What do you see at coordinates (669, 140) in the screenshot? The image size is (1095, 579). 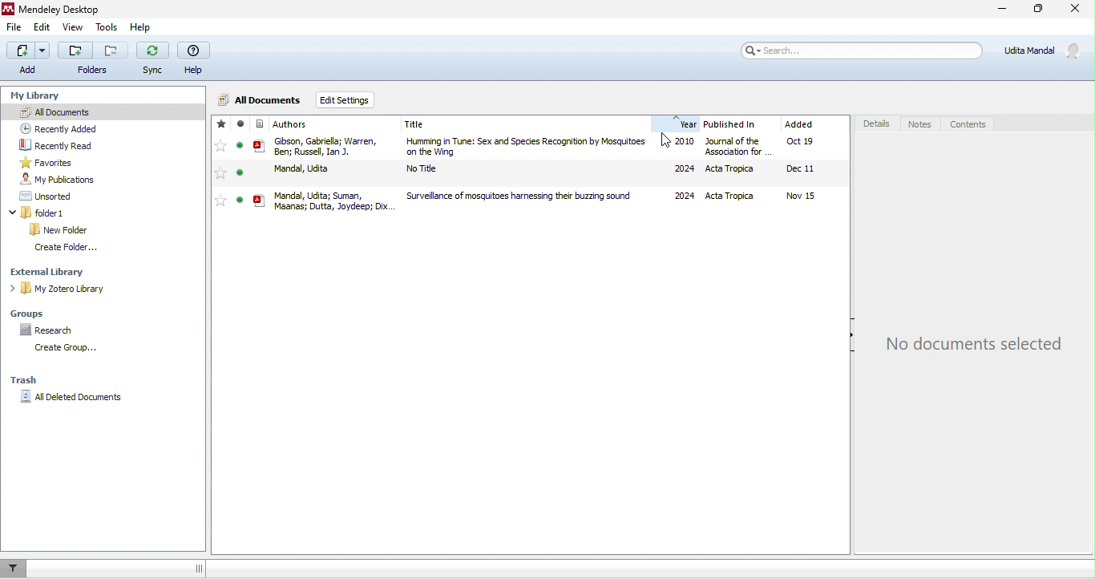 I see `cursor` at bounding box center [669, 140].